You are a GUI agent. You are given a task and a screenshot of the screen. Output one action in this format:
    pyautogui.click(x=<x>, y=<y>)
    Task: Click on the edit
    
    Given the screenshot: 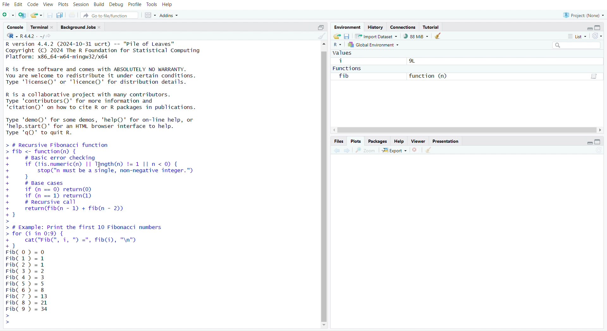 What is the action you would take?
    pyautogui.click(x=20, y=5)
    